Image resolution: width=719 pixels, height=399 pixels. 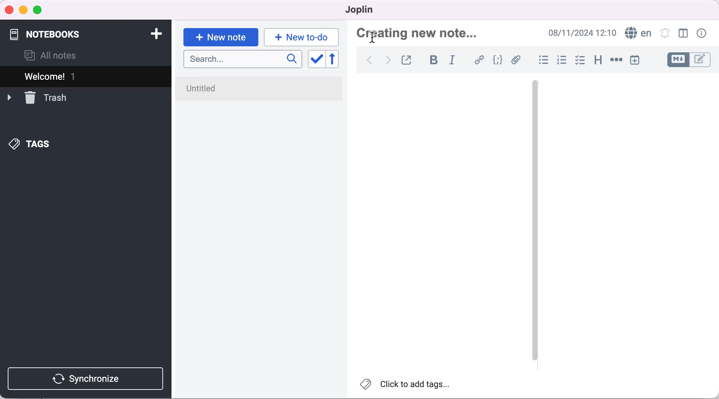 What do you see at coordinates (37, 143) in the screenshot?
I see `tags` at bounding box center [37, 143].